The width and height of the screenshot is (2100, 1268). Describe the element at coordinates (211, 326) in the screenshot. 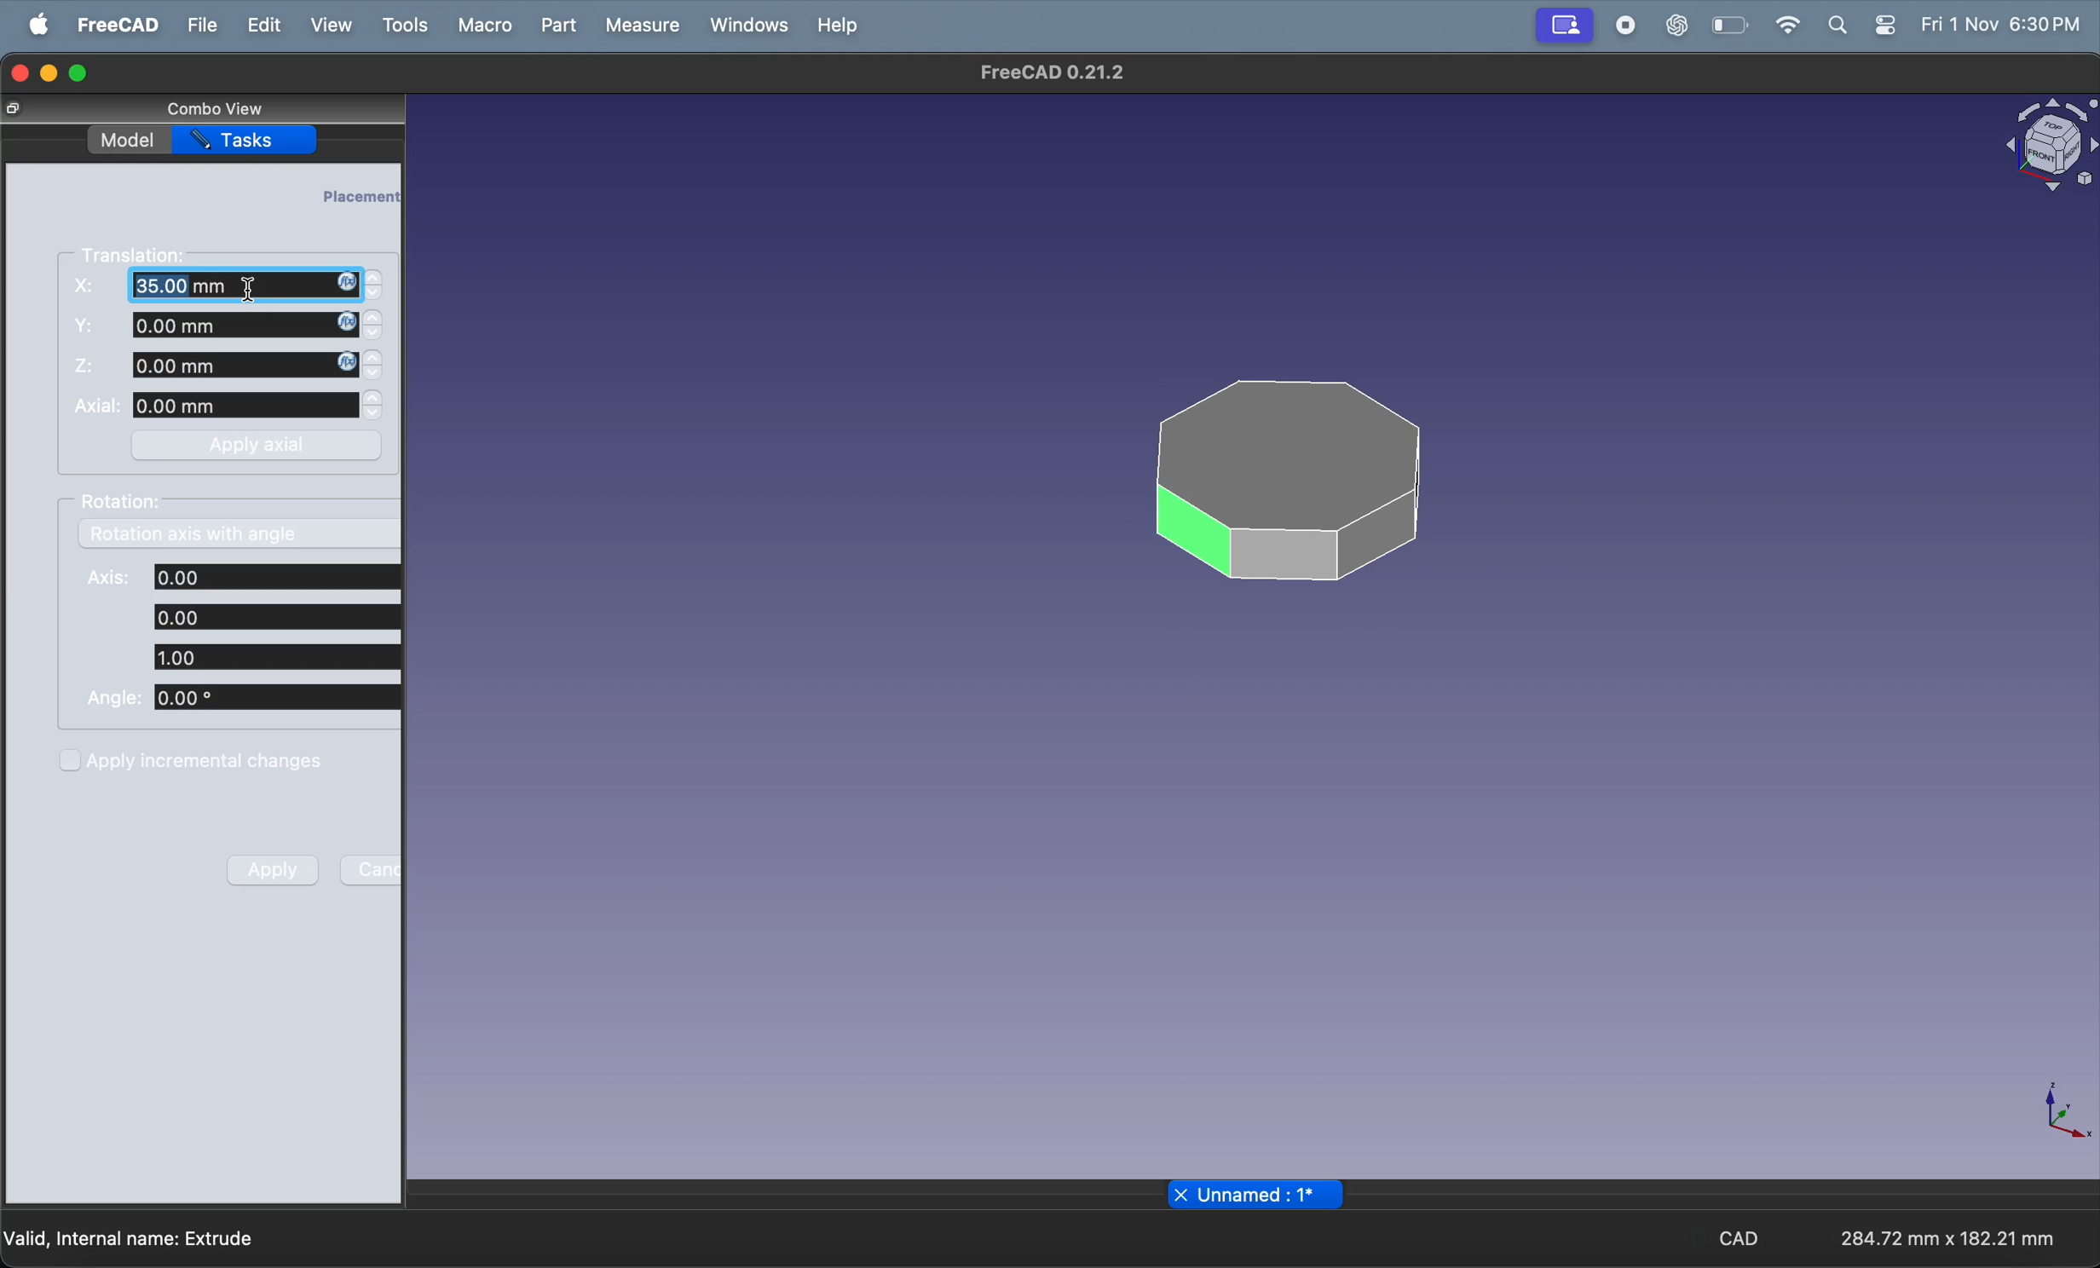

I see `Y: 0.00 mm` at that location.